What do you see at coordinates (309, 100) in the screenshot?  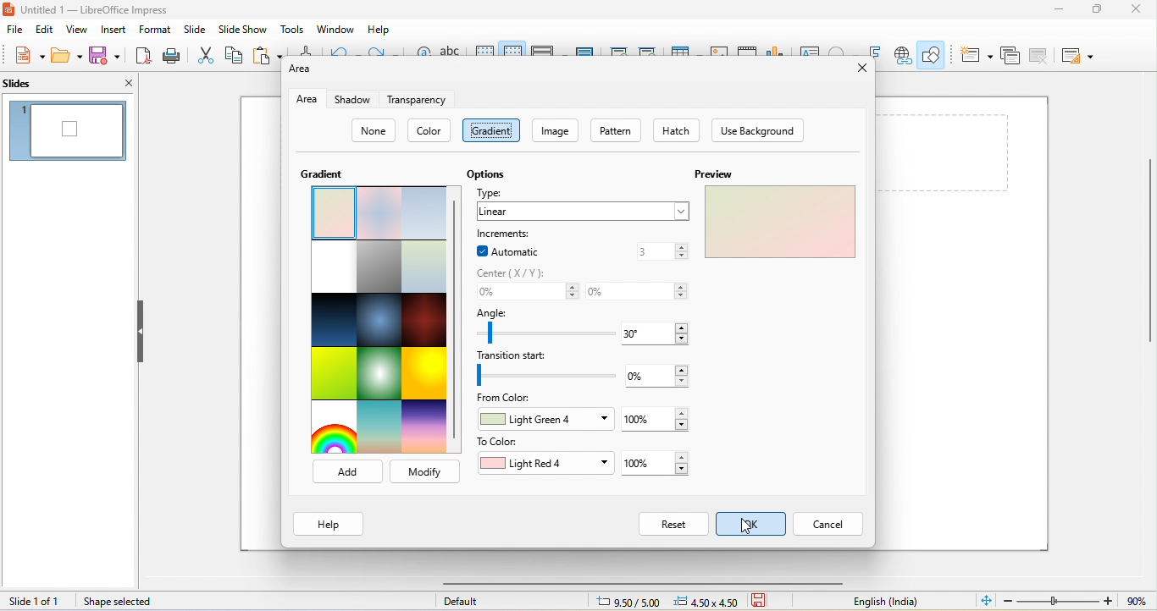 I see `area` at bounding box center [309, 100].